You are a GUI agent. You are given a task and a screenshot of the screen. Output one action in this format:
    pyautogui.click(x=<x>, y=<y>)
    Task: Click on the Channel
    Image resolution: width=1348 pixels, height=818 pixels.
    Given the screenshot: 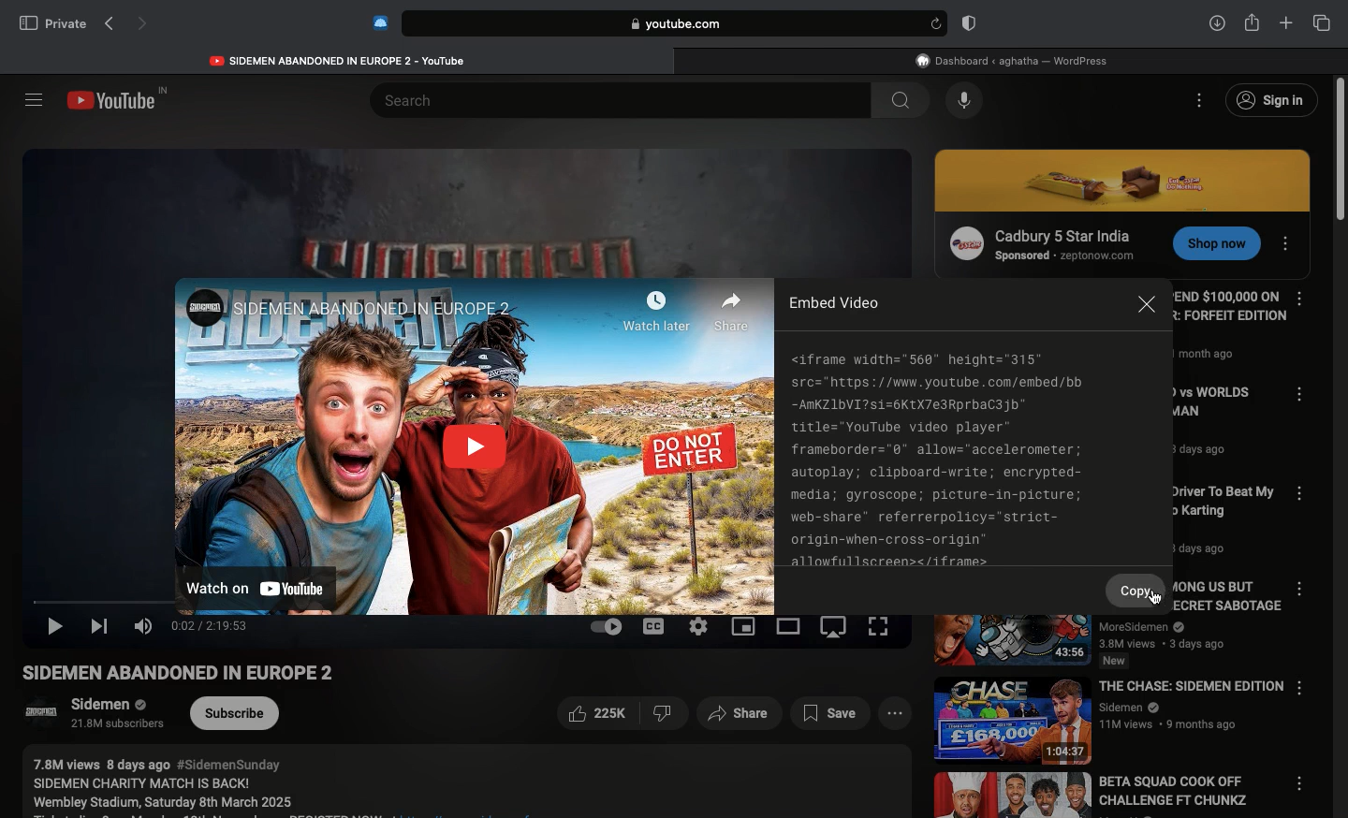 What is the action you would take?
    pyautogui.click(x=84, y=716)
    